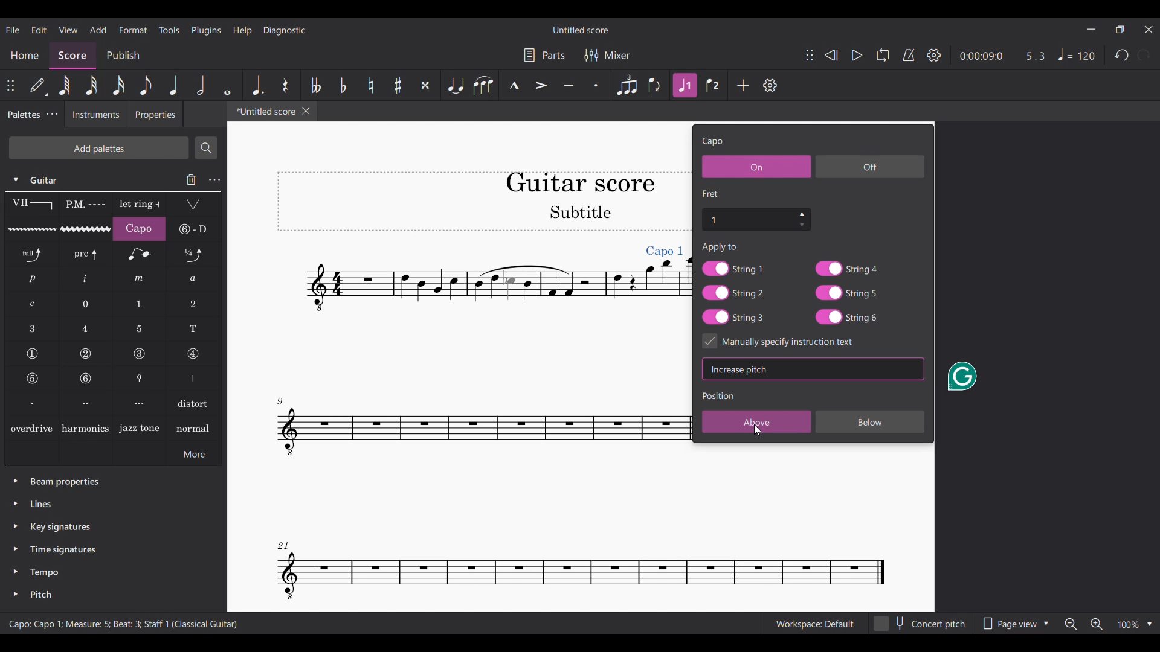 This screenshot has height=652, width=1160. Describe the element at coordinates (883, 55) in the screenshot. I see `Loop playback` at that location.